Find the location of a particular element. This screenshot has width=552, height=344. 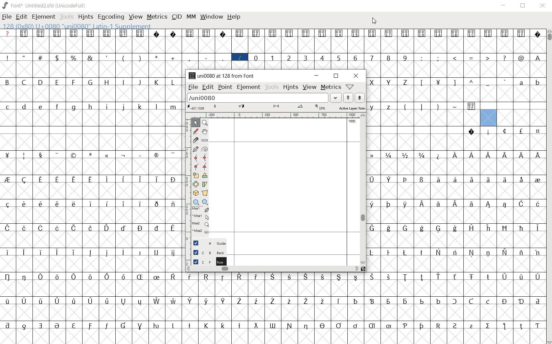

CID is located at coordinates (177, 17).